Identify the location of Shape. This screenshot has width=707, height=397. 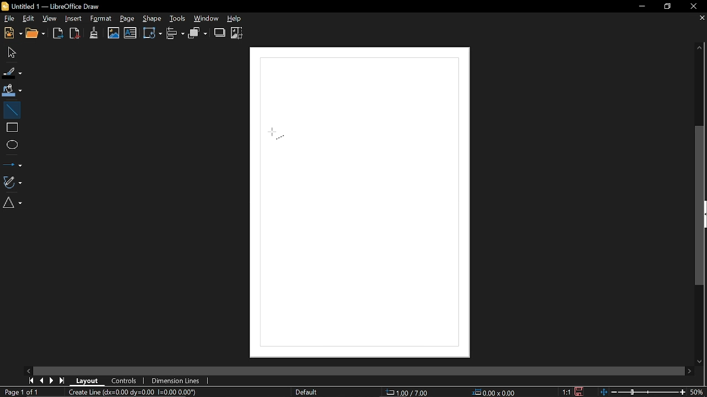
(151, 19).